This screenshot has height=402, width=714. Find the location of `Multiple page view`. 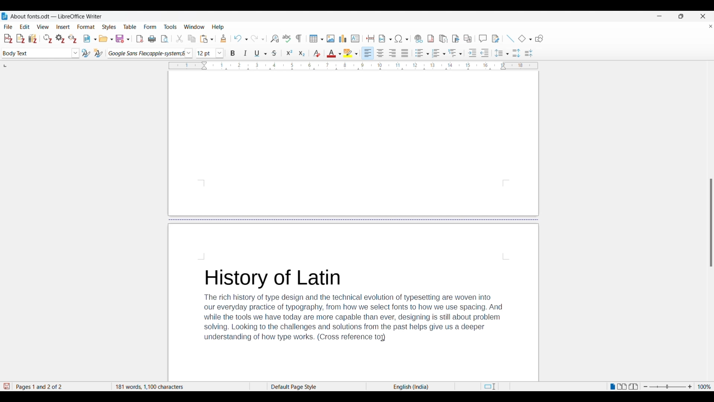

Multiple page view is located at coordinates (622, 387).